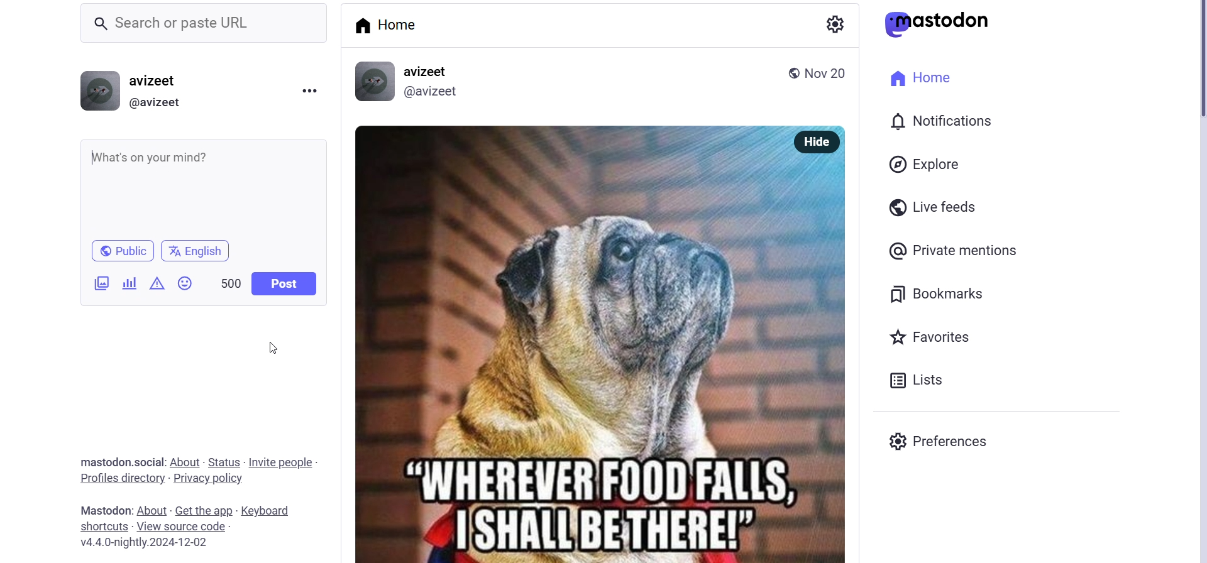 The image size is (1207, 563). Describe the element at coordinates (954, 123) in the screenshot. I see `notification` at that location.